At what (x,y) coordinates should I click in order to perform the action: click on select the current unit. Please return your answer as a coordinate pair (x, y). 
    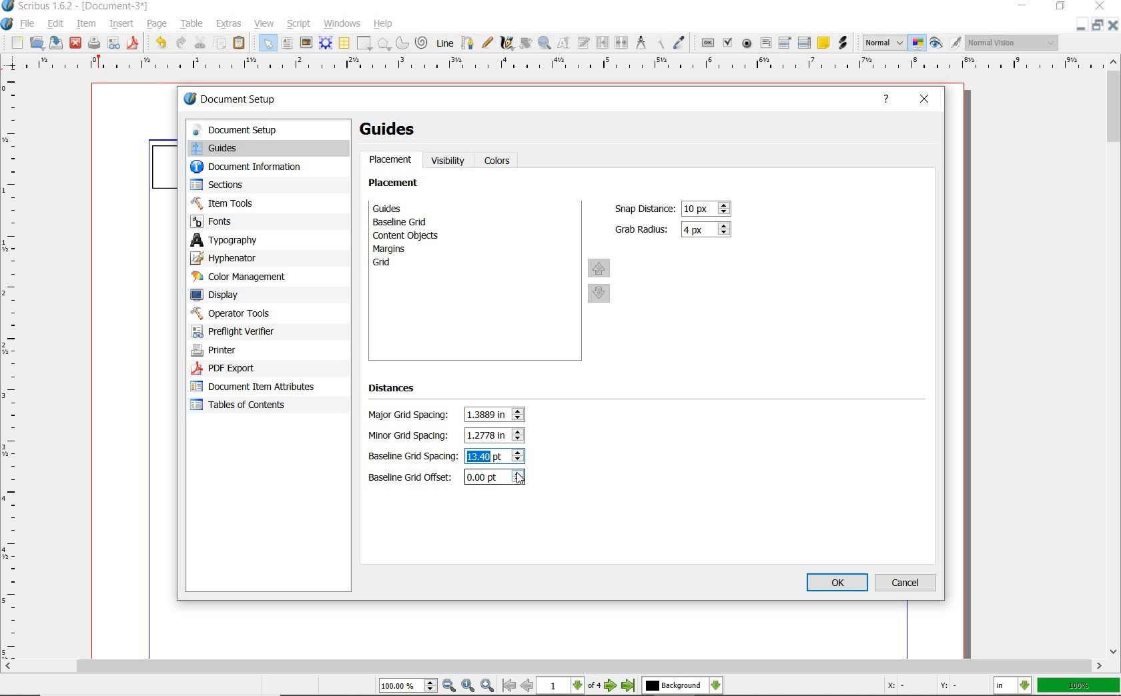
    Looking at the image, I should click on (1014, 686).